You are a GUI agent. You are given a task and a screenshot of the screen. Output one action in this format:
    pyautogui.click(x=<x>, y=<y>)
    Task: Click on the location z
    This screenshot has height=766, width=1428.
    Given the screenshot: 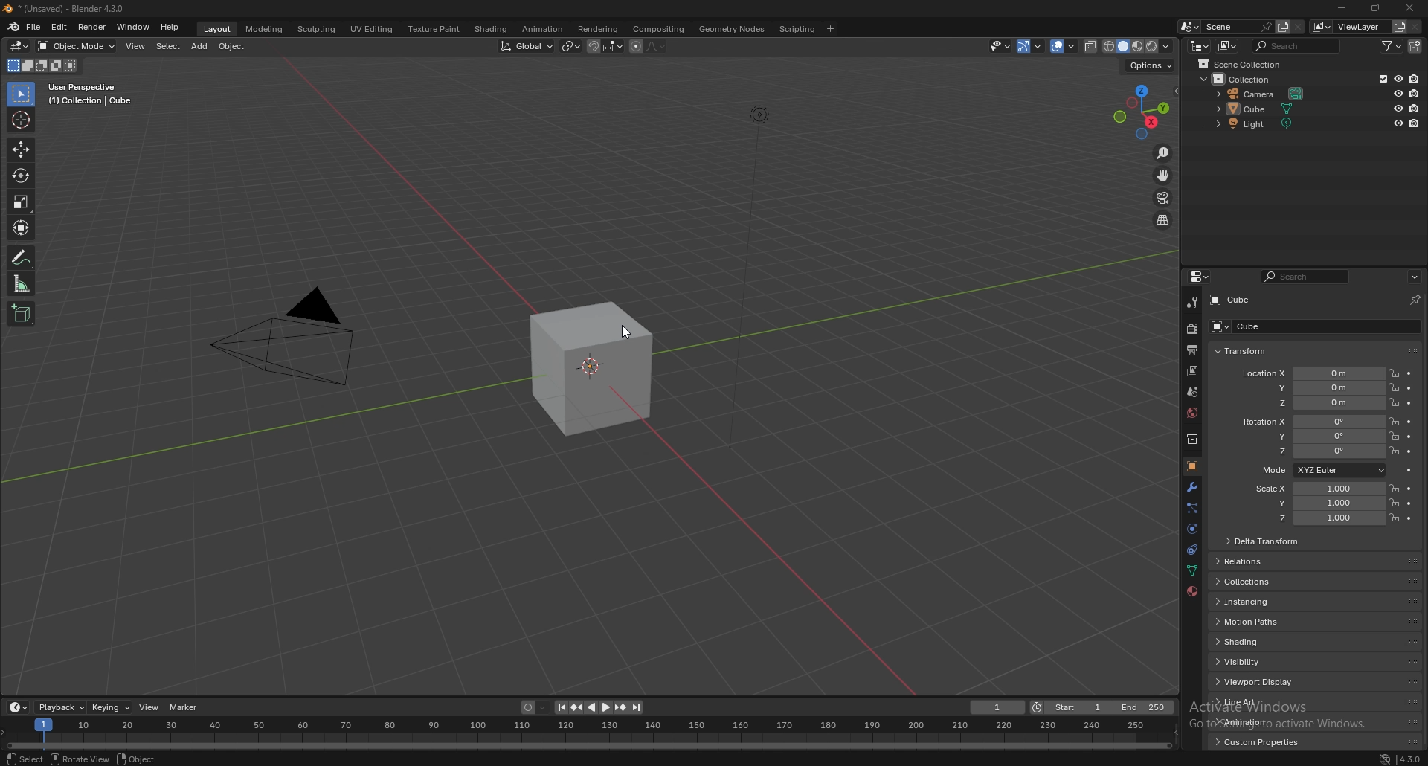 What is the action you would take?
    pyautogui.click(x=1321, y=403)
    